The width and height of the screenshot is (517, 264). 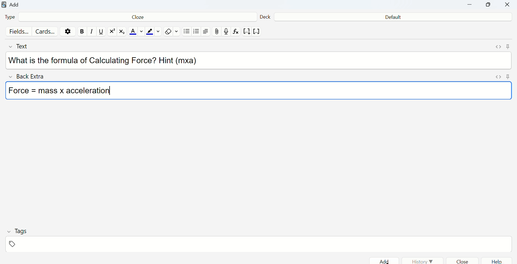 What do you see at coordinates (499, 261) in the screenshot?
I see `help` at bounding box center [499, 261].